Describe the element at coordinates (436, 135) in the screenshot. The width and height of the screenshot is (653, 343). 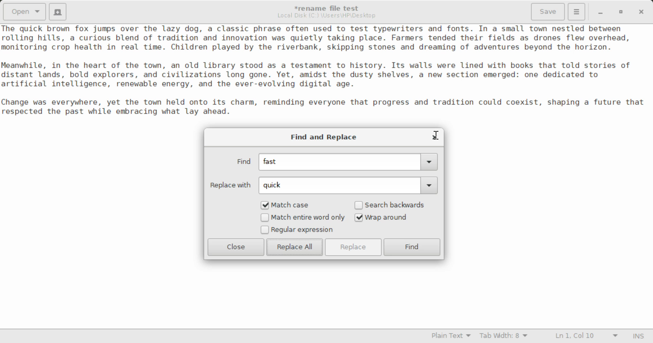
I see `Cursor on Close Window Button` at that location.